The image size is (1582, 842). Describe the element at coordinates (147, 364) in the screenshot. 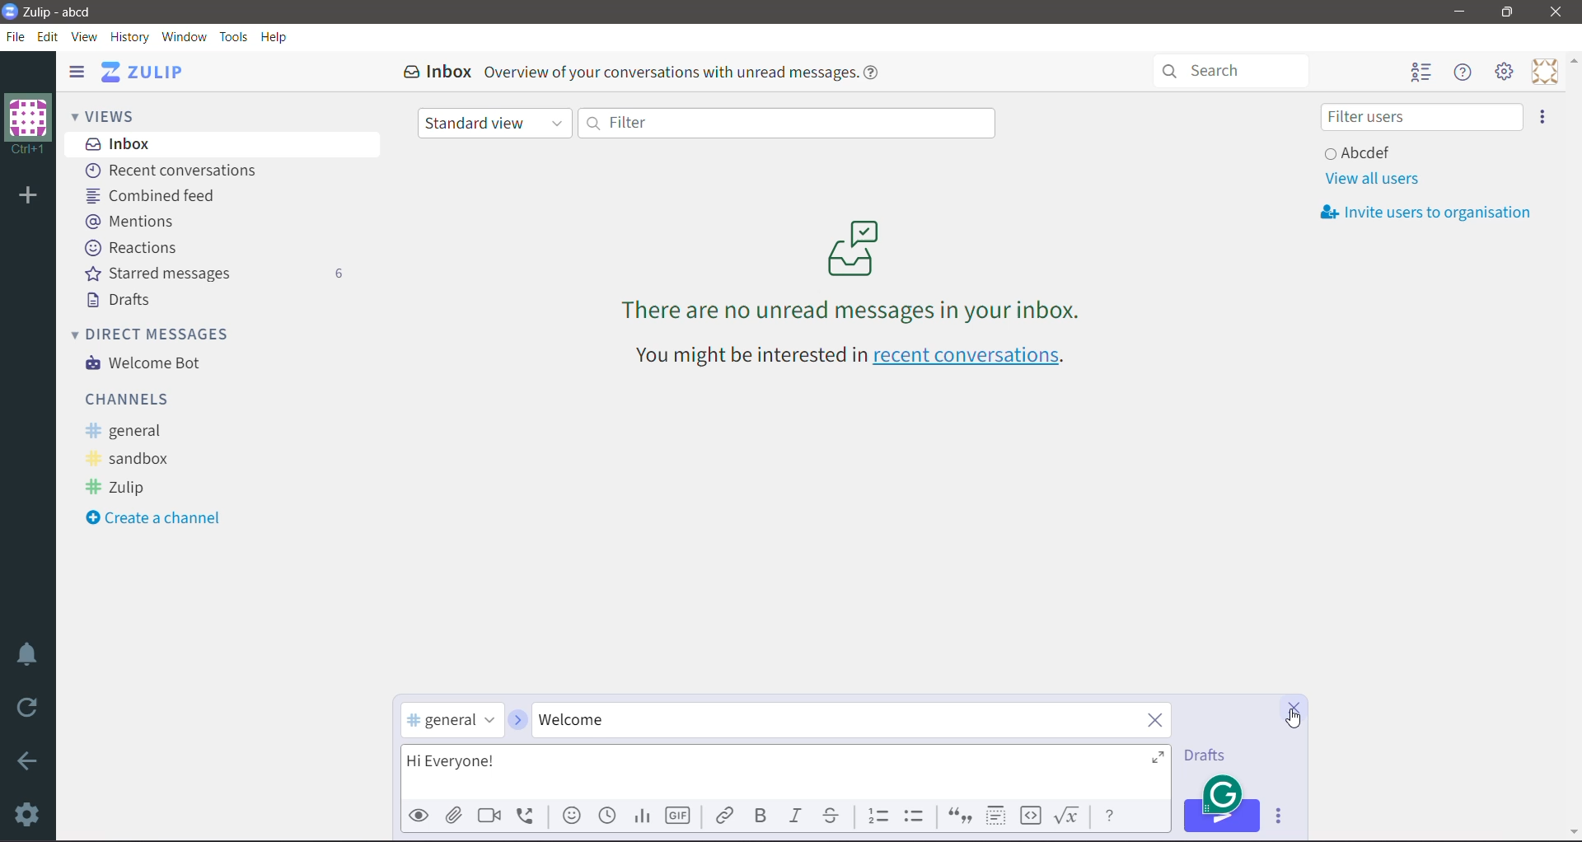

I see `Welcome Bot` at that location.